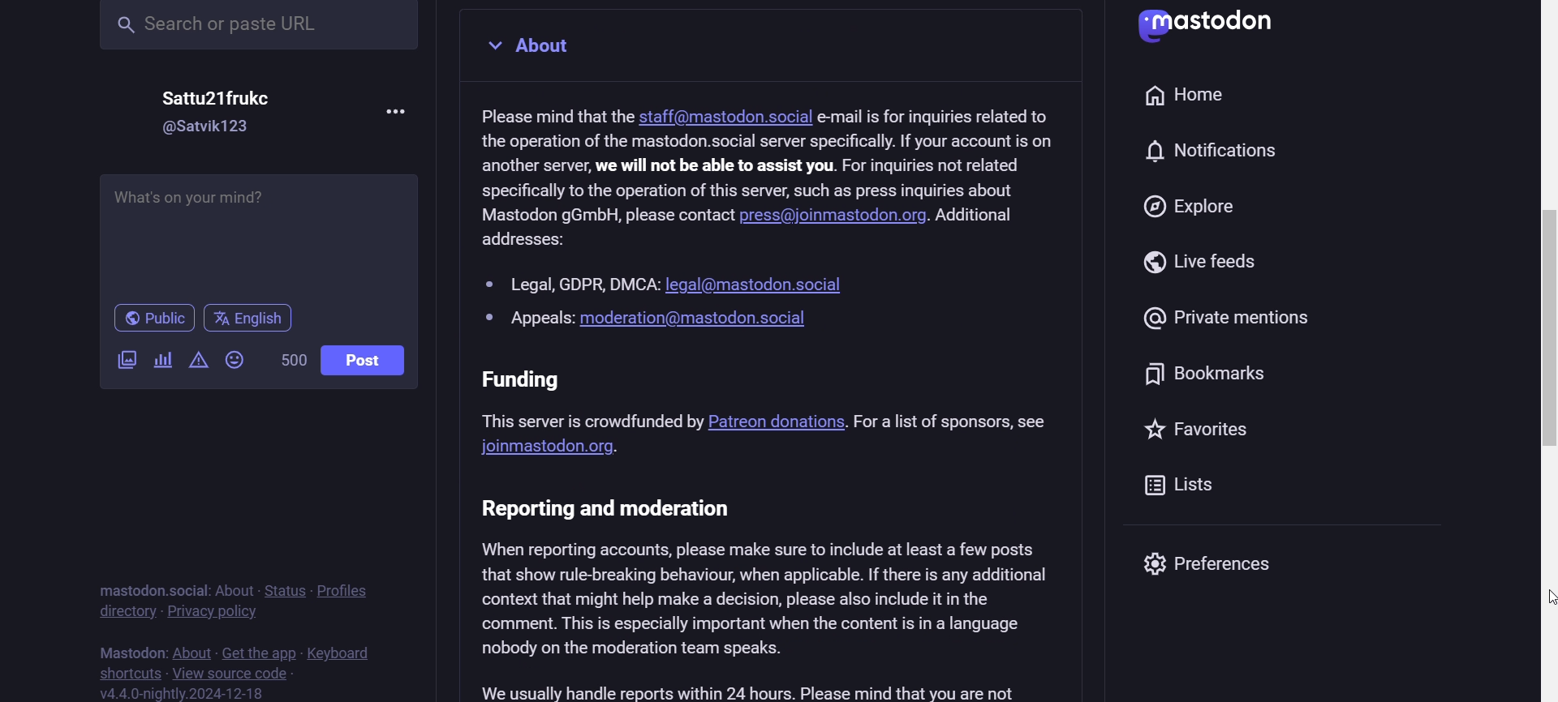  What do you see at coordinates (364, 357) in the screenshot?
I see `post` at bounding box center [364, 357].